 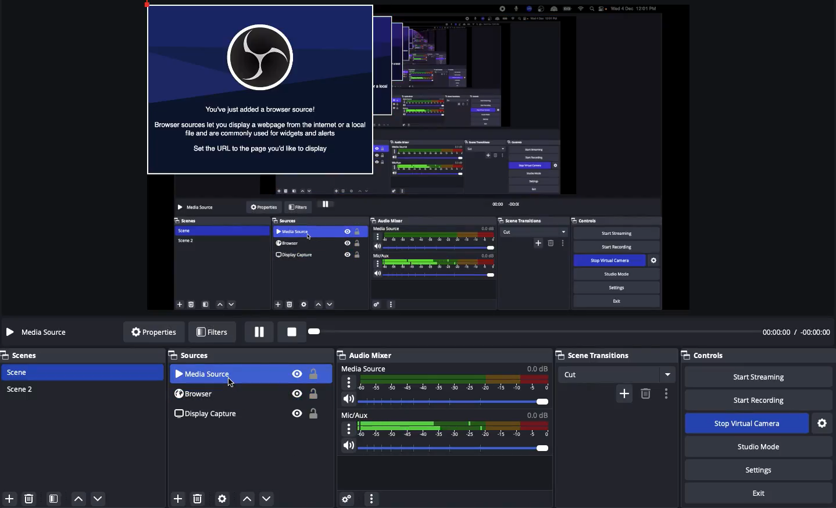 What do you see at coordinates (193, 394) in the screenshot?
I see `Browser` at bounding box center [193, 394].